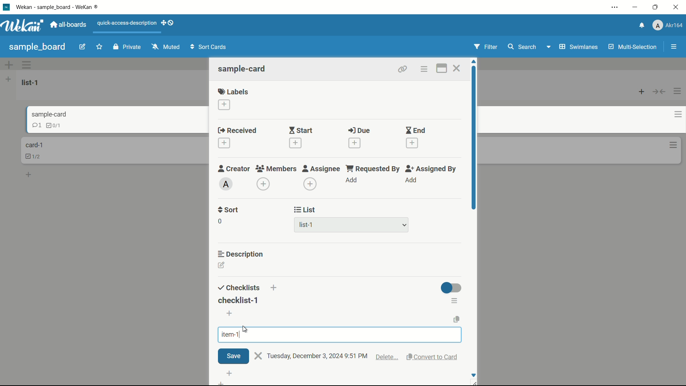 The image size is (686, 386). Describe the element at coordinates (674, 145) in the screenshot. I see `card actions` at that location.